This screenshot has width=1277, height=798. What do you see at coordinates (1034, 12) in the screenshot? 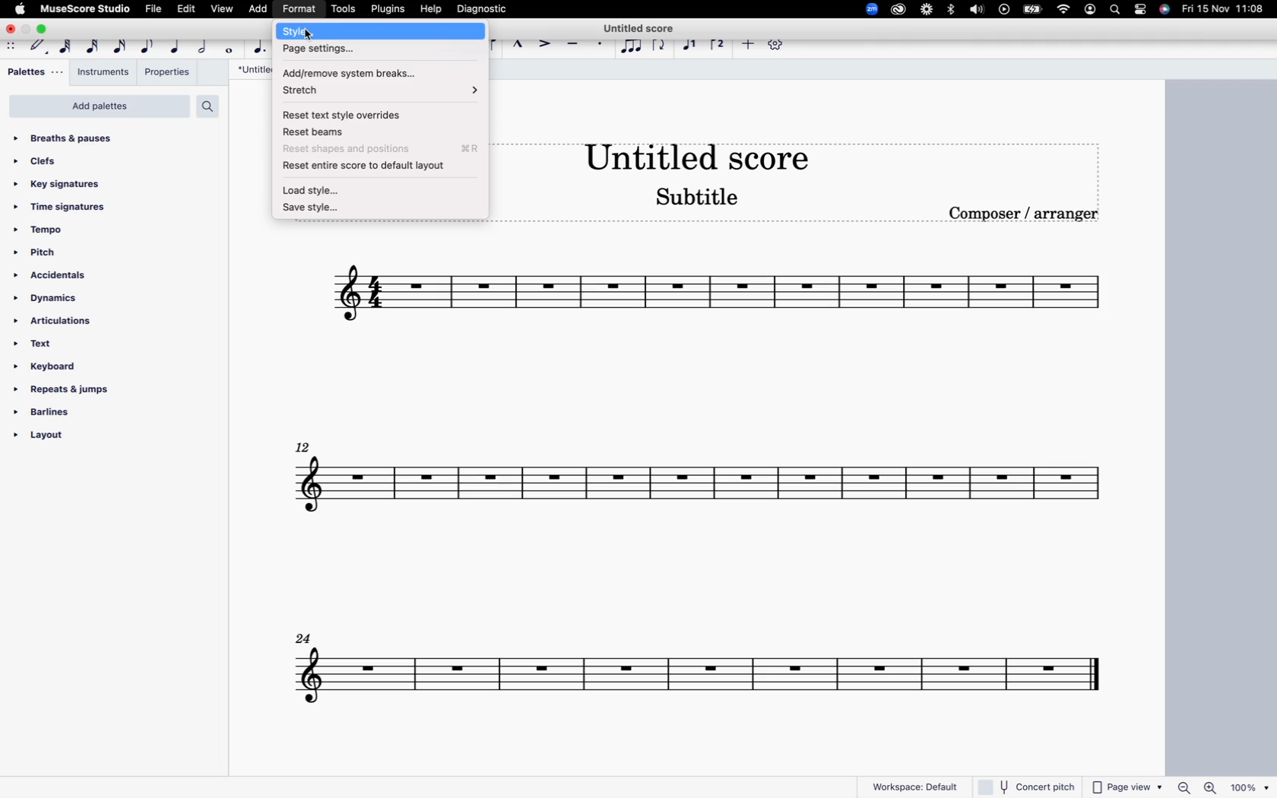
I see `battery` at bounding box center [1034, 12].